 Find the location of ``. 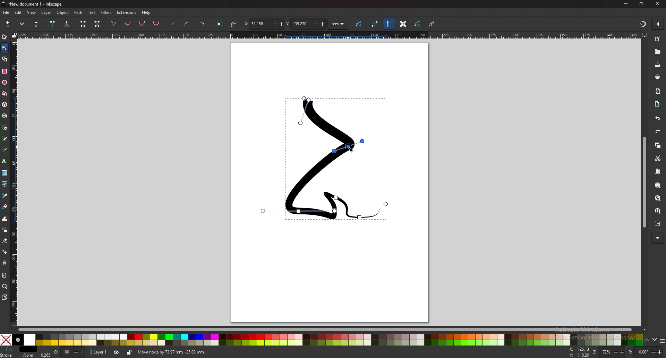

 is located at coordinates (658, 238).